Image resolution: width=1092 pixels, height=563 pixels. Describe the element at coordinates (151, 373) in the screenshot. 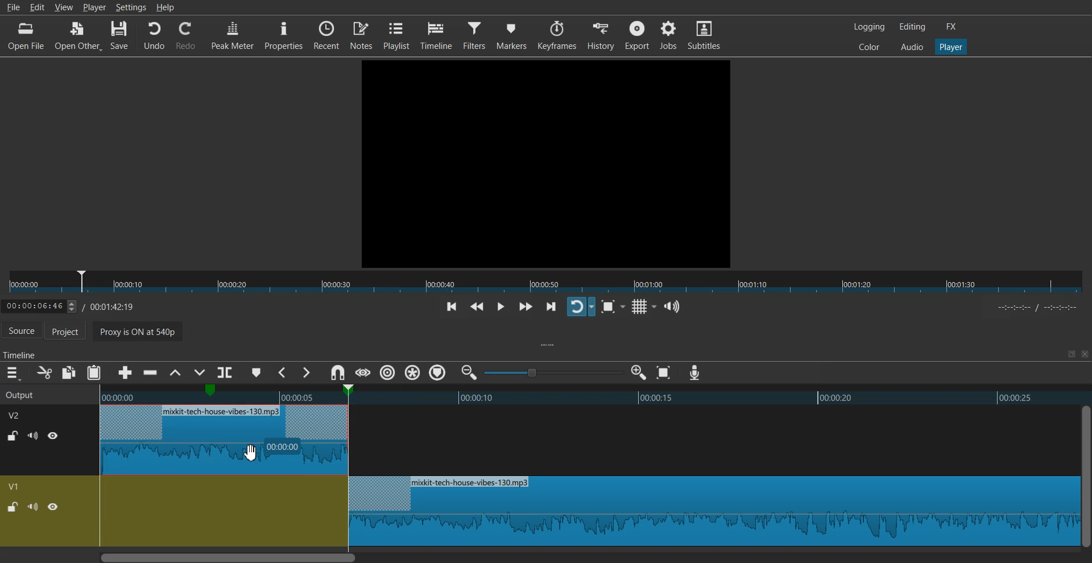

I see `Ripple delete` at that location.